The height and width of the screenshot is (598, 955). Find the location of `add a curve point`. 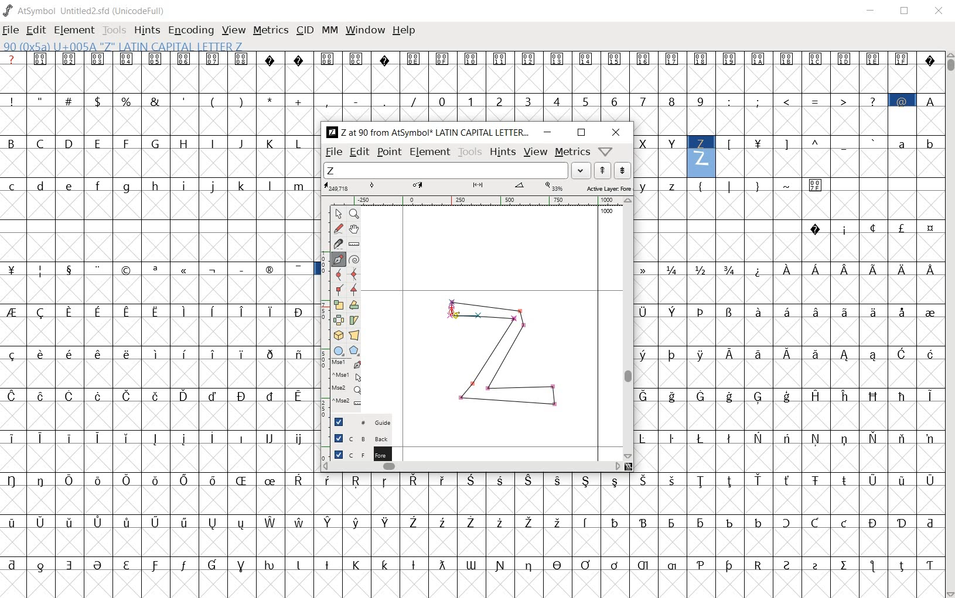

add a curve point is located at coordinates (337, 274).